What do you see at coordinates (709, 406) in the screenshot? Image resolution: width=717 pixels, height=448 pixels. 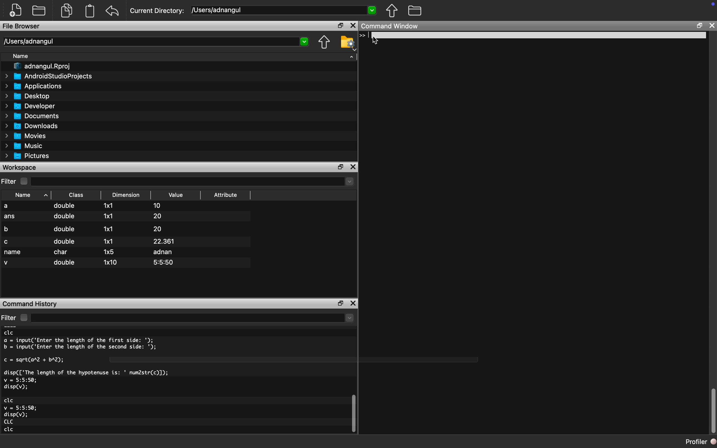 I see `Scrollbar` at bounding box center [709, 406].